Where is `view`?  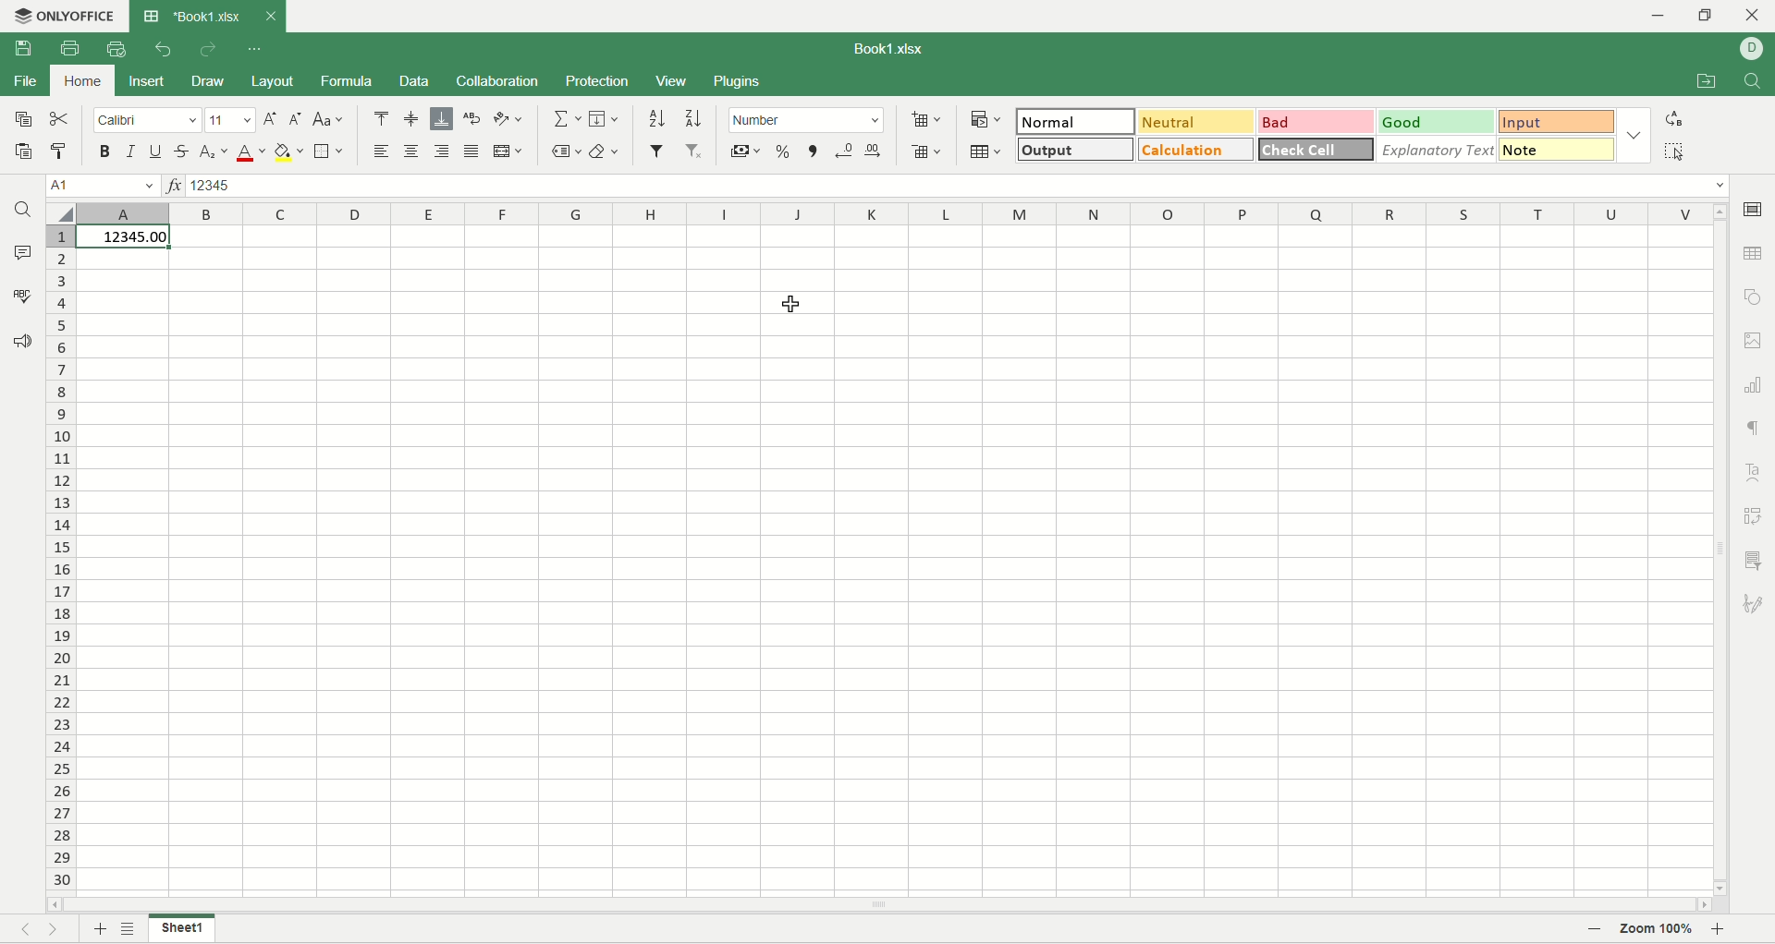
view is located at coordinates (676, 80).